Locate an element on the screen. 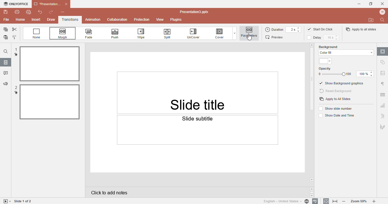 The width and height of the screenshot is (388, 204). Scroll bar is located at coordinates (312, 80).